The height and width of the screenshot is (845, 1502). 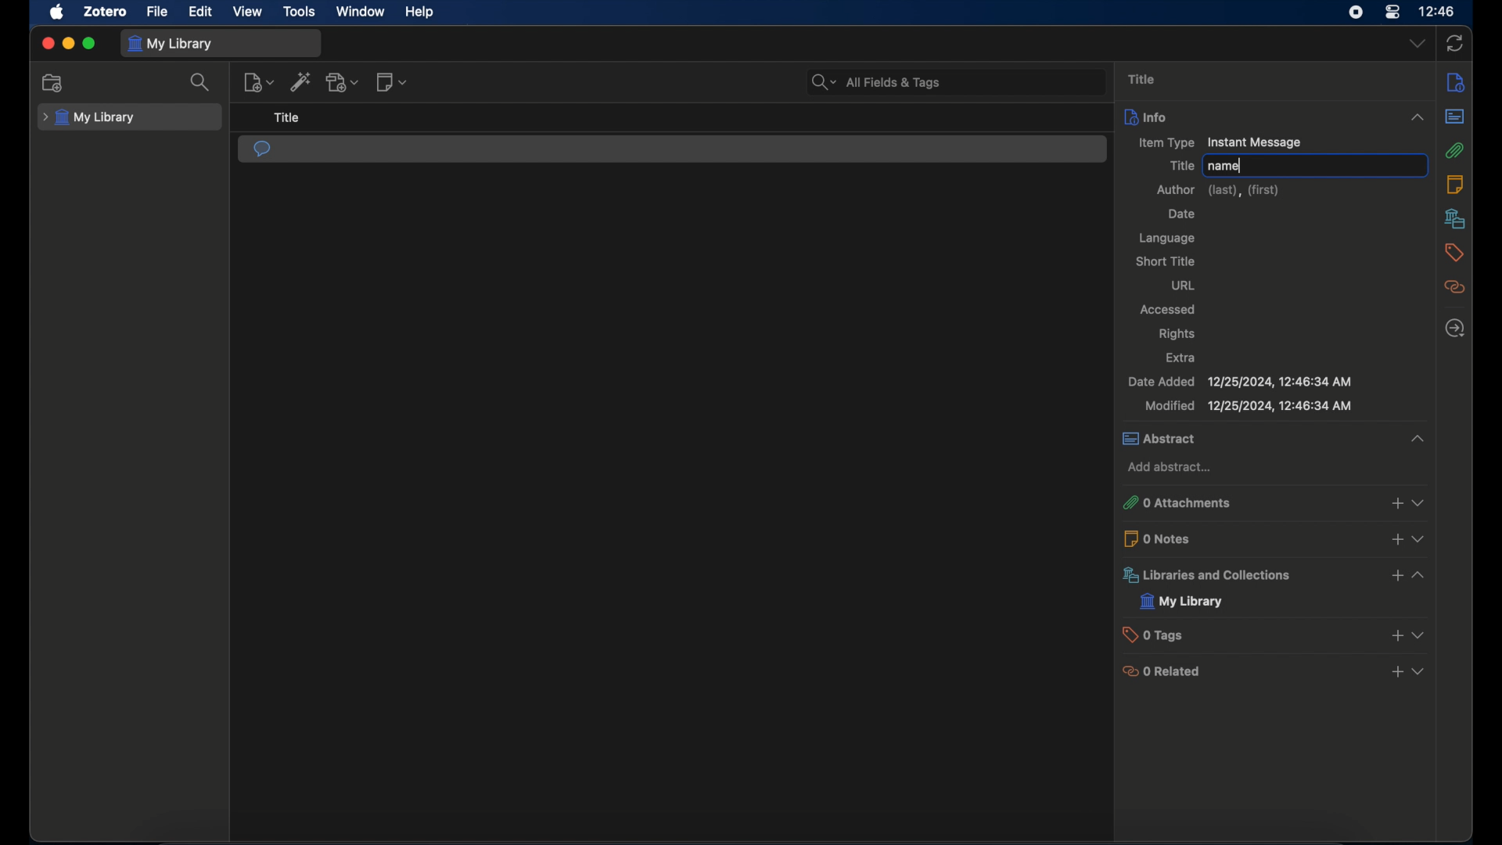 I want to click on notes, so click(x=1458, y=81).